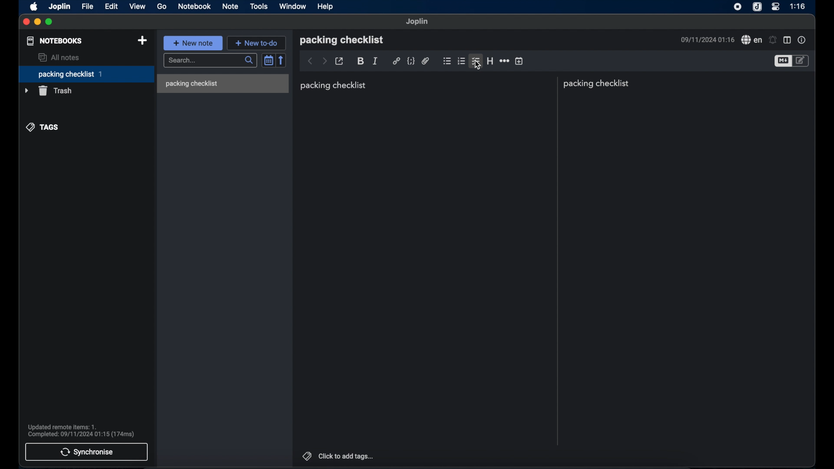 The image size is (834, 469). Describe the element at coordinates (462, 62) in the screenshot. I see `numbered checklist` at that location.